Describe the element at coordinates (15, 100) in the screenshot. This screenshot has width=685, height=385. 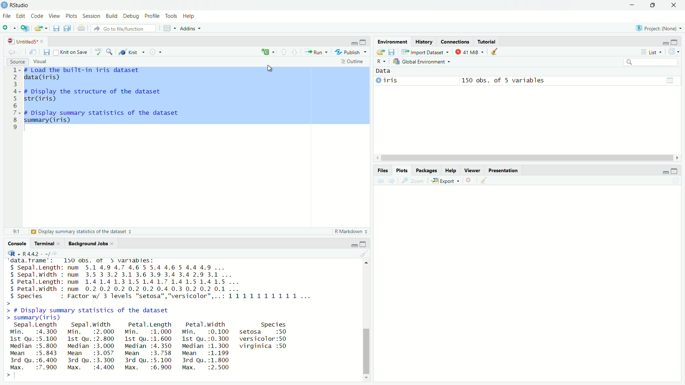
I see `Line numbers` at that location.